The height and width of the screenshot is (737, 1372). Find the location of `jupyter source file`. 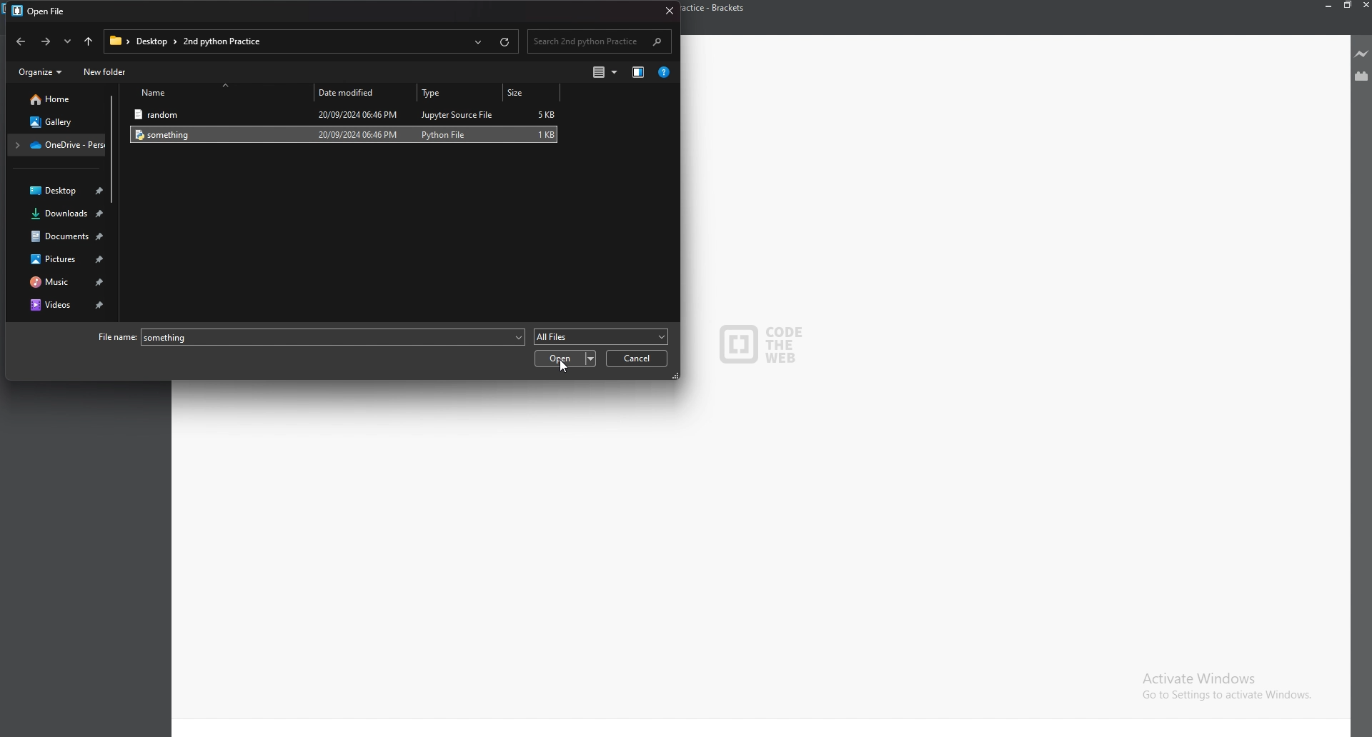

jupyter source file is located at coordinates (457, 114).